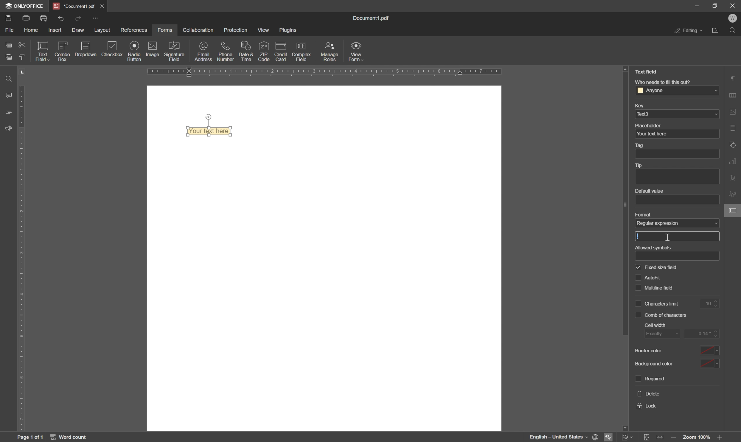  Describe the element at coordinates (134, 30) in the screenshot. I see `references` at that location.